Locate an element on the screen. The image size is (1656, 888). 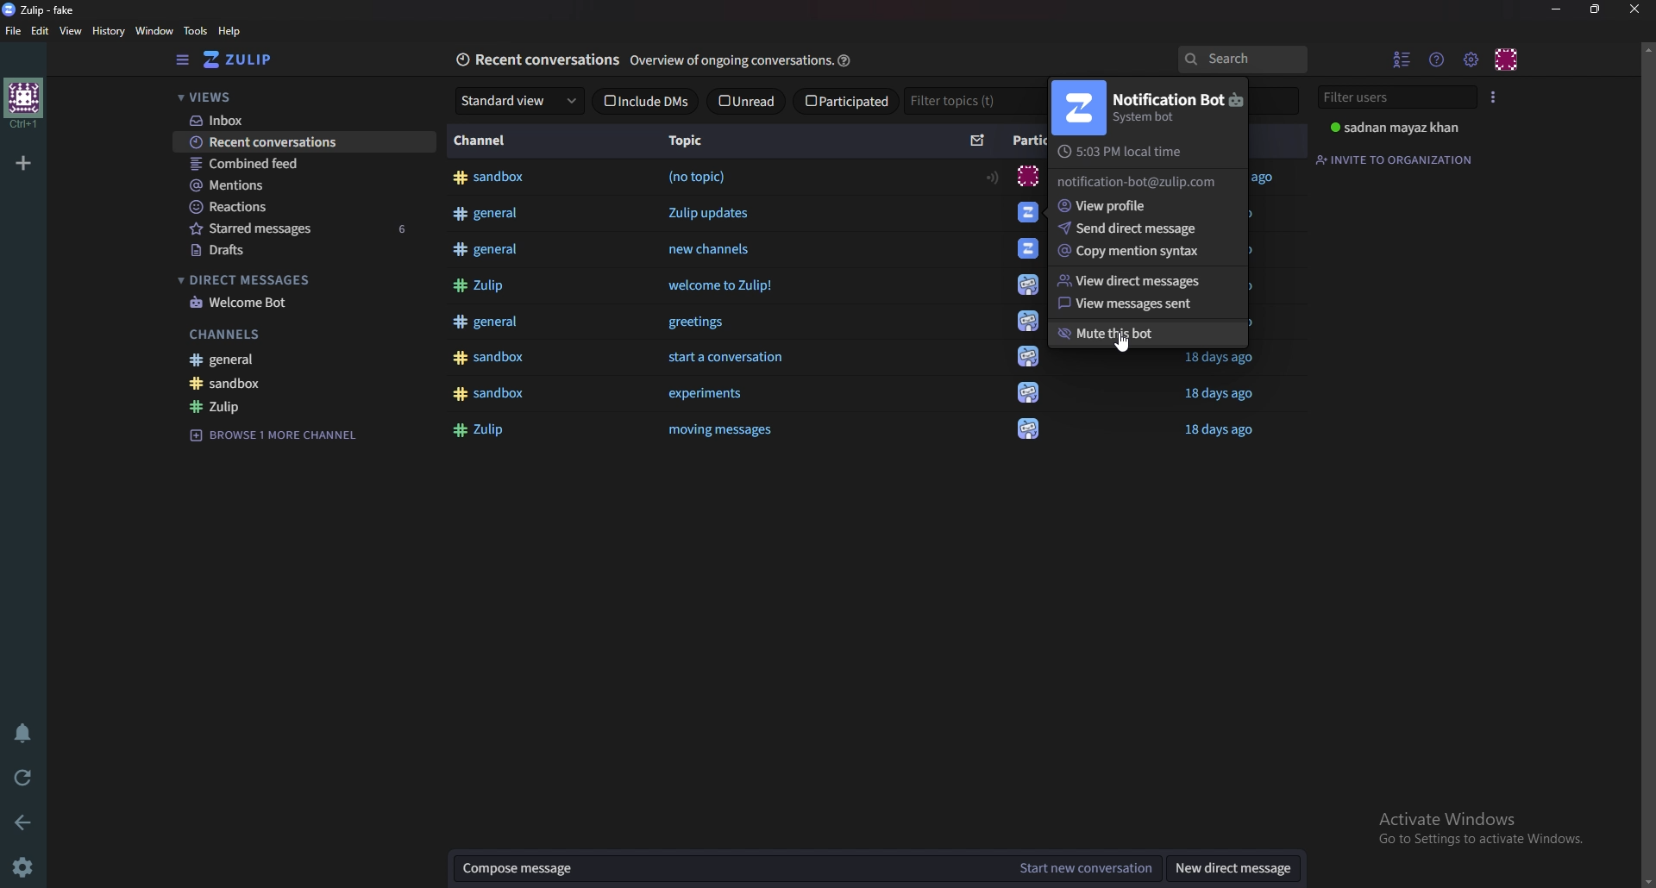
Sandbox is located at coordinates (287, 384).